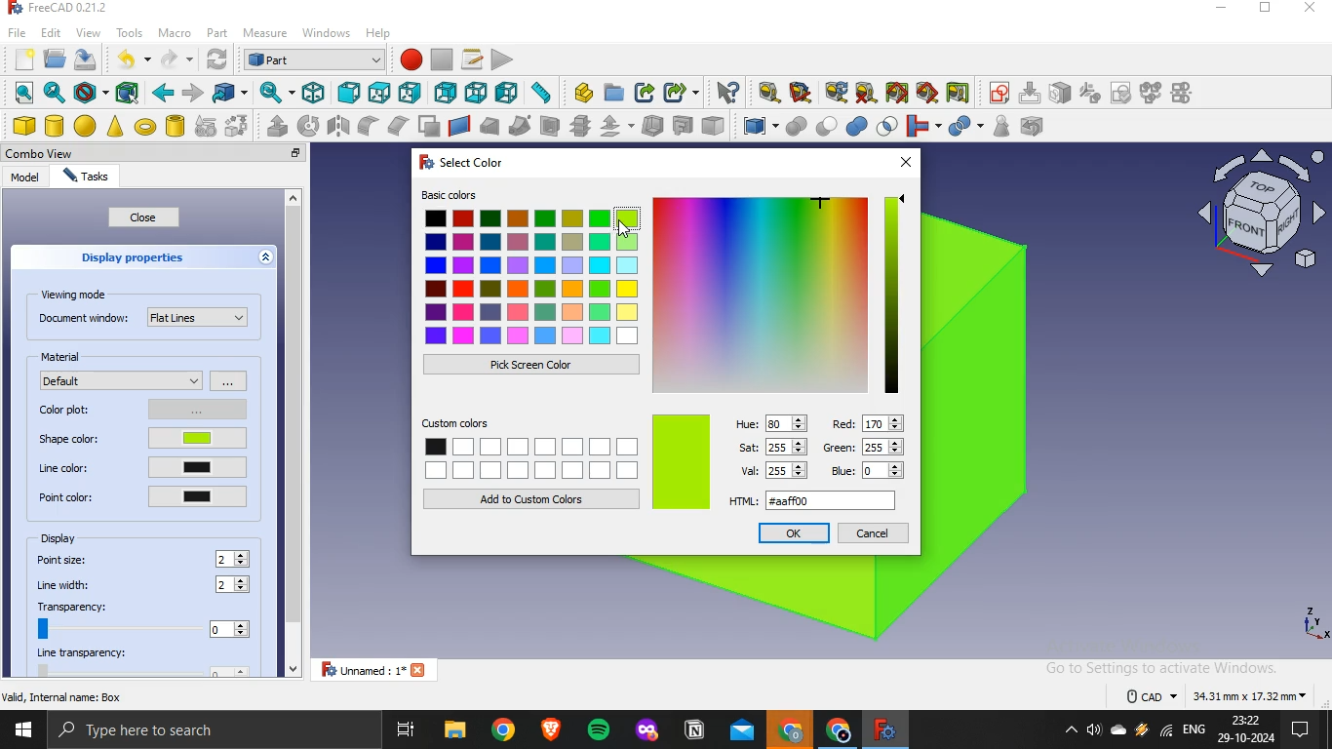  I want to click on notion, so click(695, 731).